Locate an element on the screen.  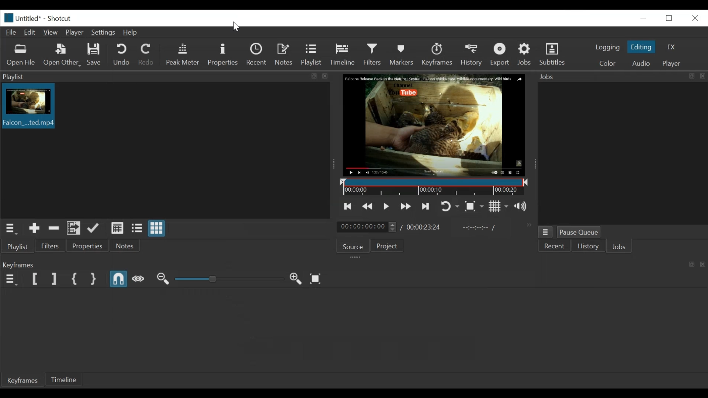
Redo is located at coordinates (146, 56).